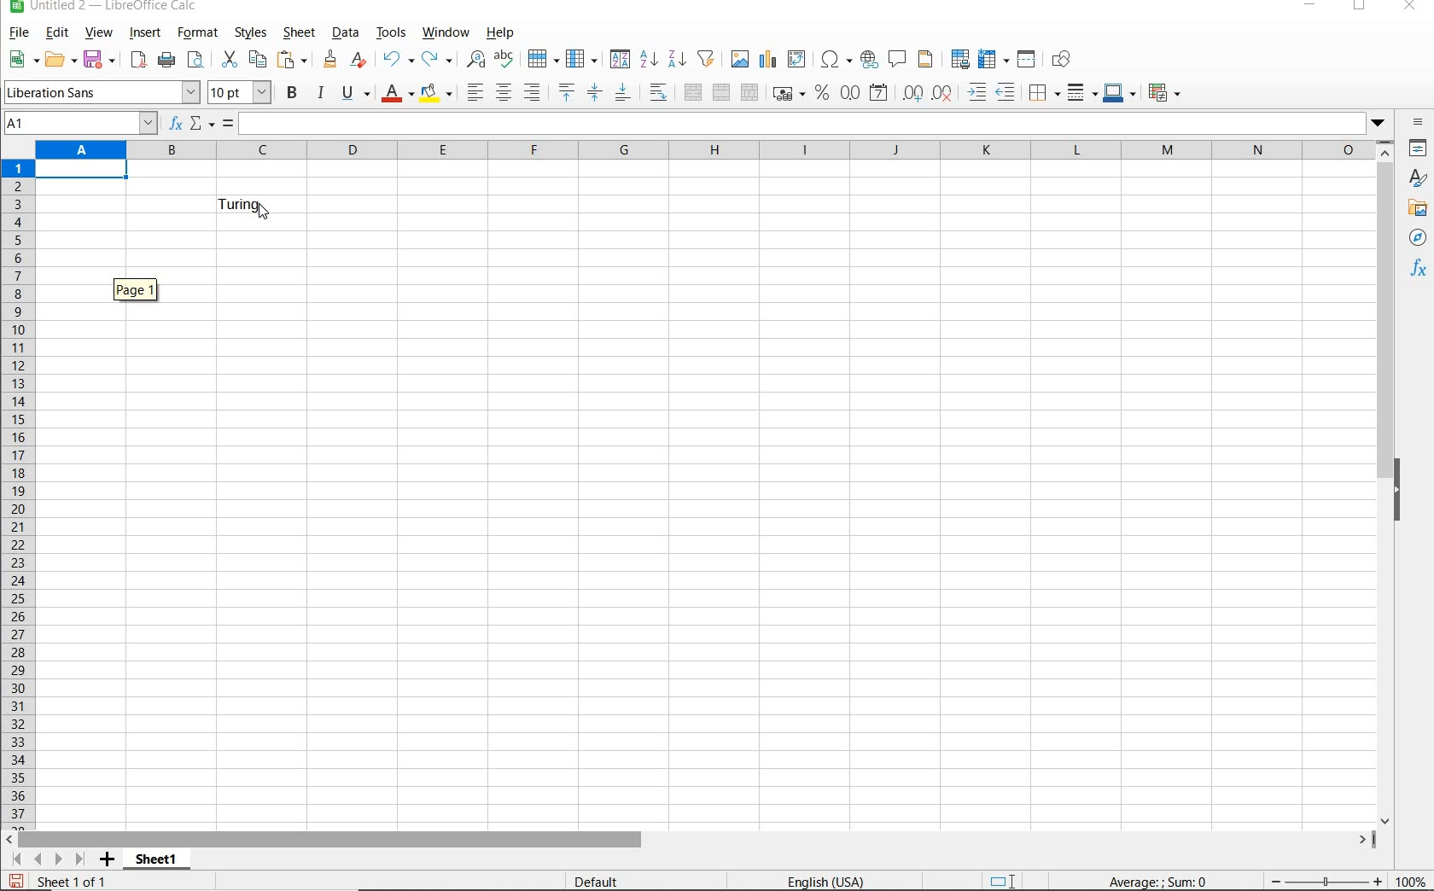 The height and width of the screenshot is (891, 1434). I want to click on FONT NAME, so click(102, 91).